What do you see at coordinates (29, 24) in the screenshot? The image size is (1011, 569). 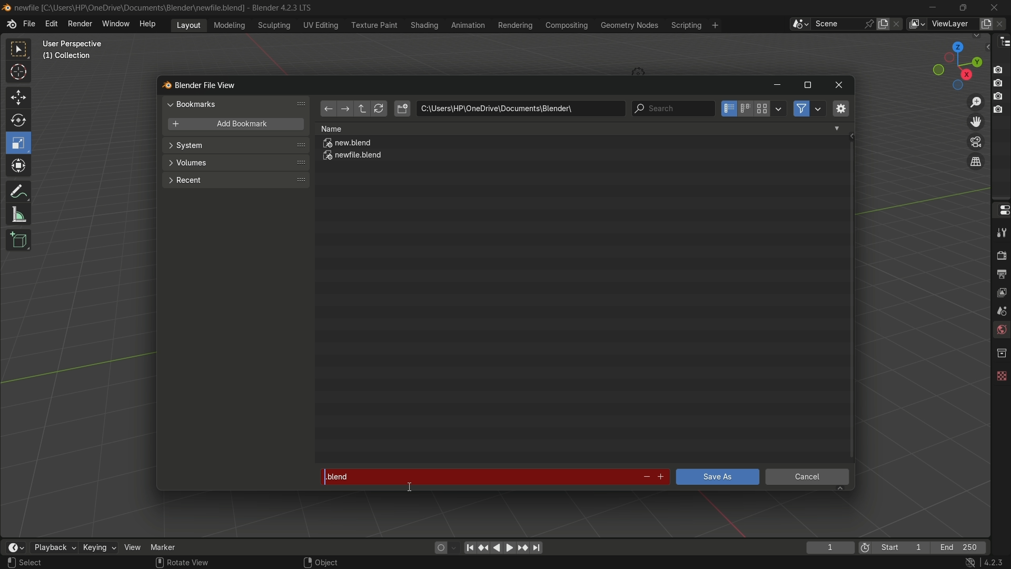 I see `file menu` at bounding box center [29, 24].